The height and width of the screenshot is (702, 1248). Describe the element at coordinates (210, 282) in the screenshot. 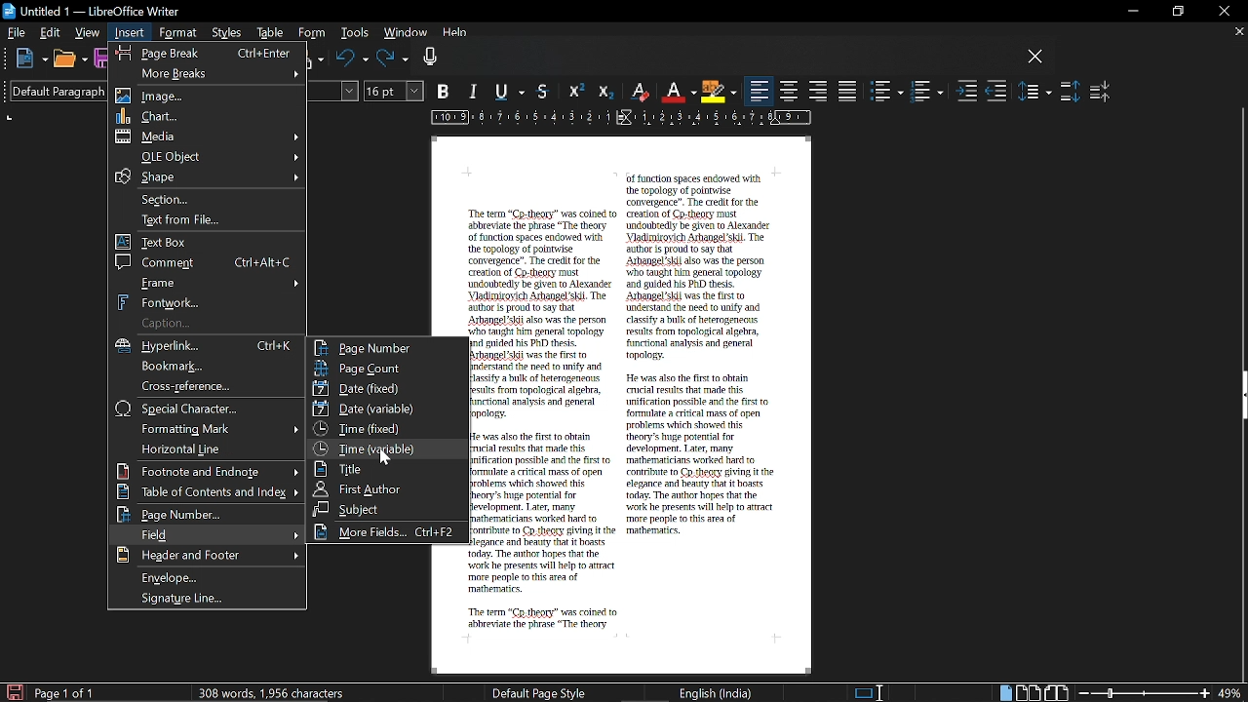

I see `Frame` at that location.